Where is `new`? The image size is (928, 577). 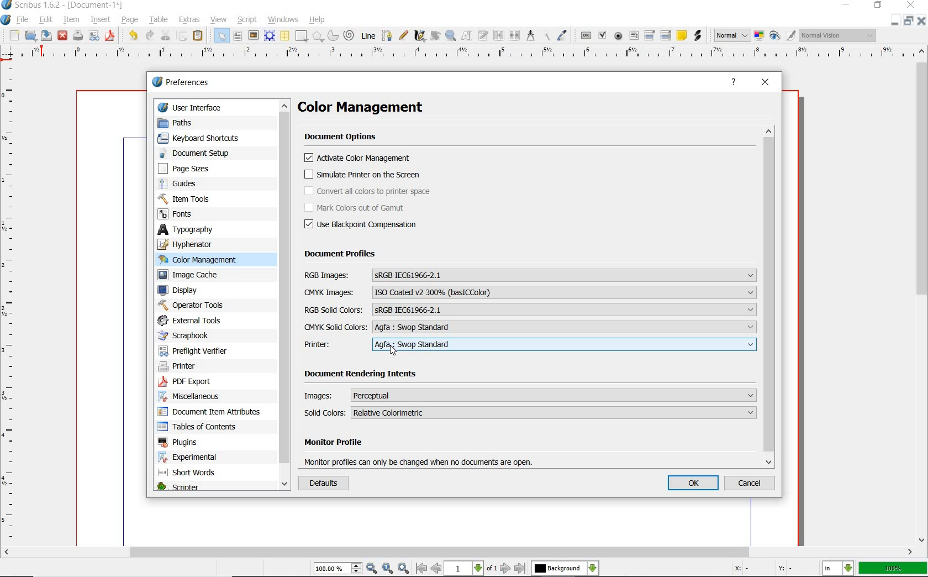 new is located at coordinates (14, 36).